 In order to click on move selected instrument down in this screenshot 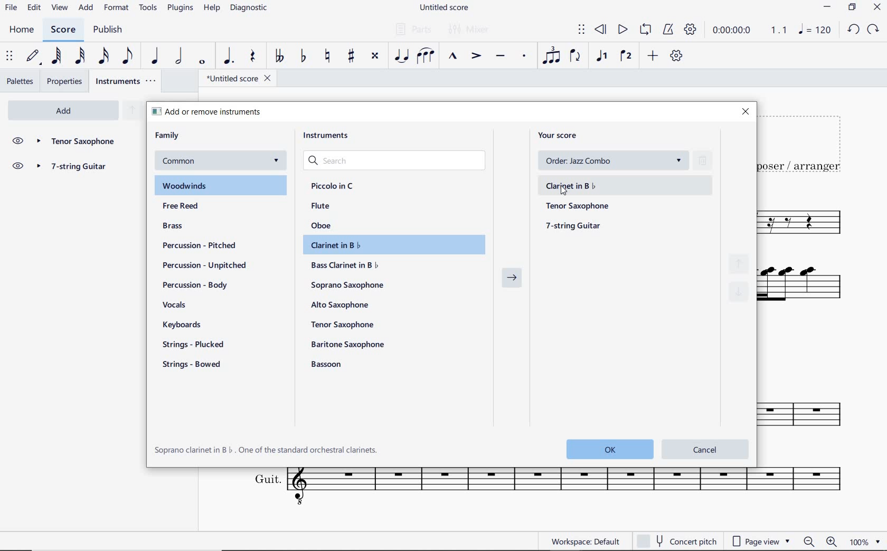, I will do `click(741, 292)`.